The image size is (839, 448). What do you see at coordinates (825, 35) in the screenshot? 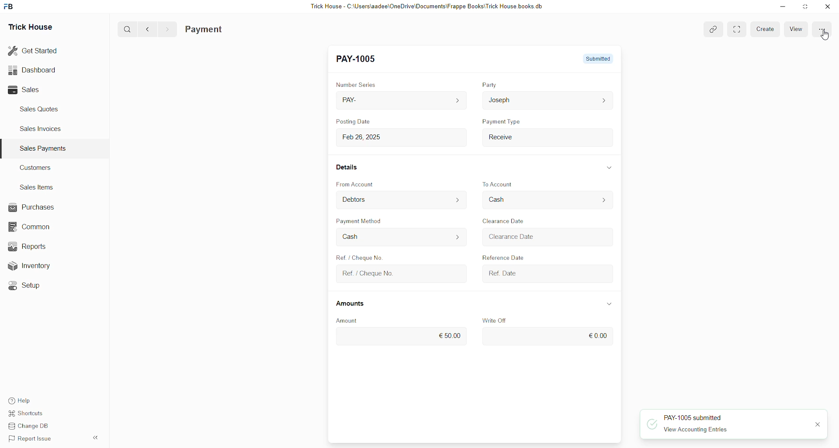
I see `cursor` at bounding box center [825, 35].